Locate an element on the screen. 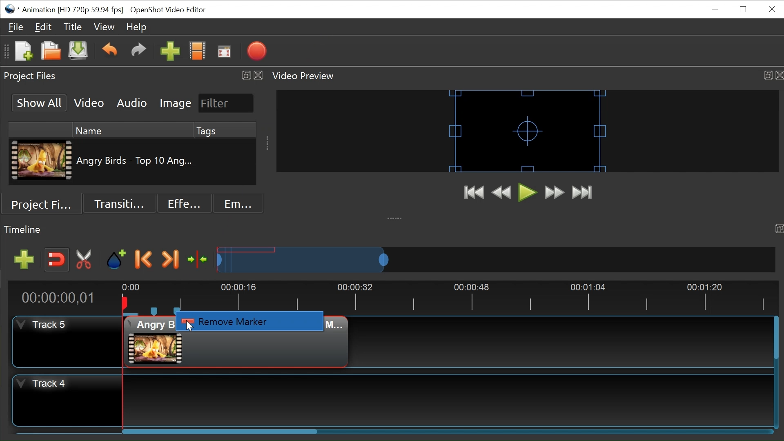 The height and width of the screenshot is (441, 784). View is located at coordinates (104, 27).